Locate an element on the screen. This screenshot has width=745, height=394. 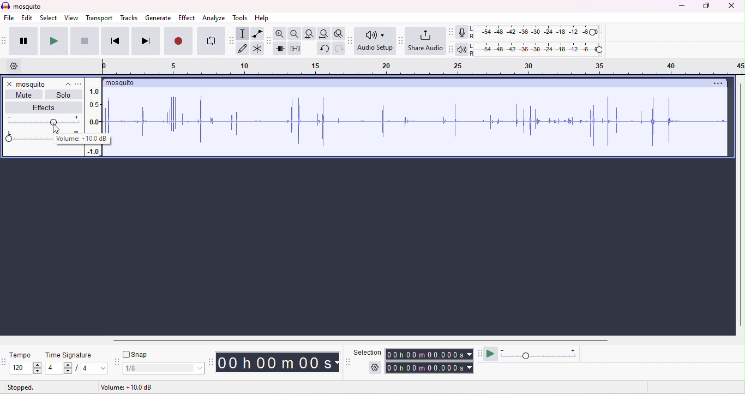
timeline is located at coordinates (422, 67).